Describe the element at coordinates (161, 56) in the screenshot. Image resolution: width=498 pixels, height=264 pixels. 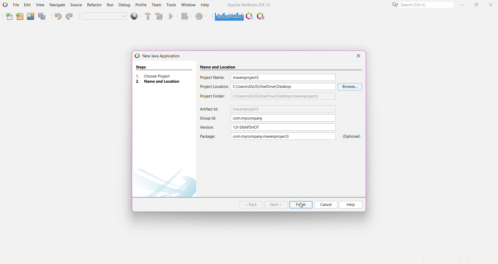
I see `New Java Application` at that location.